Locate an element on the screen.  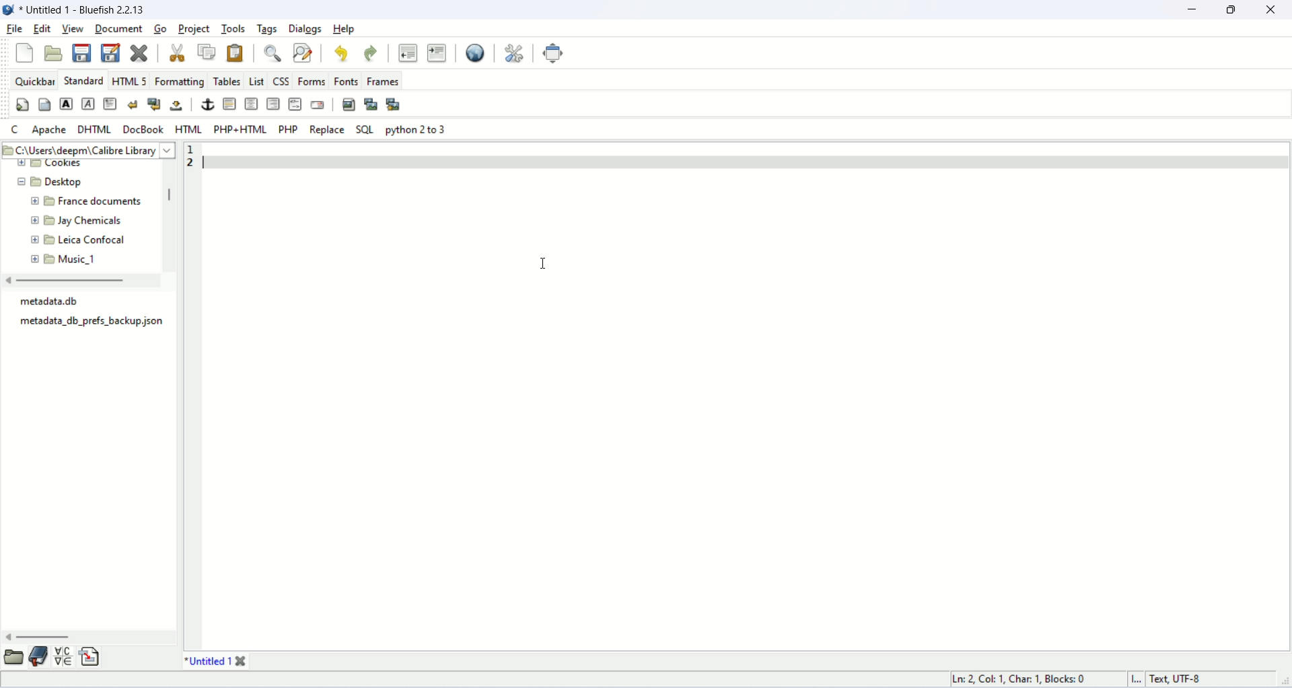
right justify is located at coordinates (273, 104).